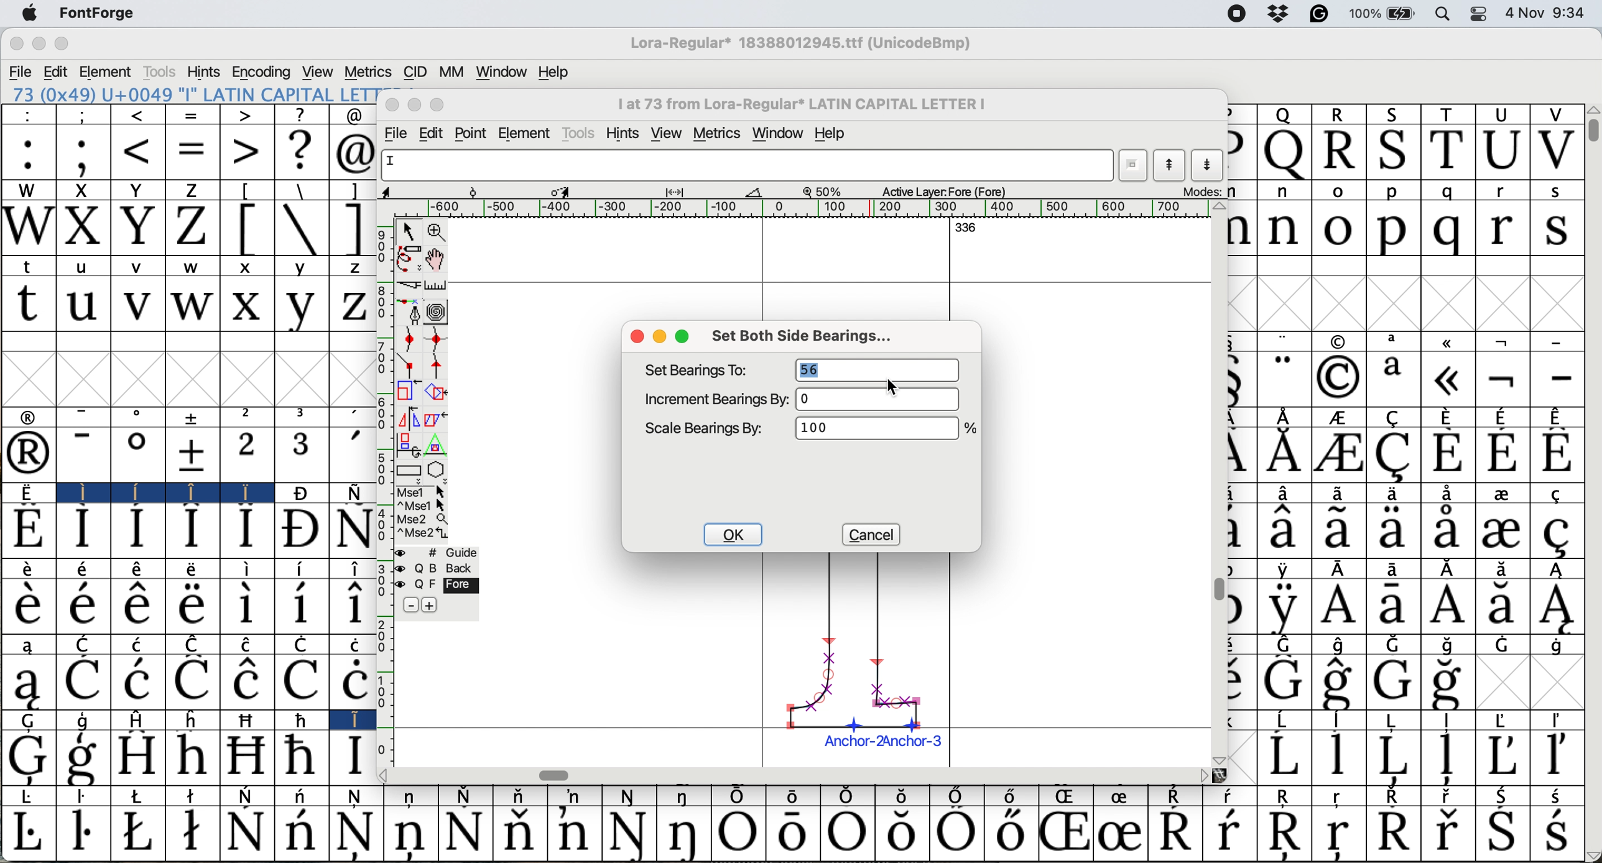 The height and width of the screenshot is (863, 1602). What do you see at coordinates (410, 284) in the screenshot?
I see `cut splines in two` at bounding box center [410, 284].